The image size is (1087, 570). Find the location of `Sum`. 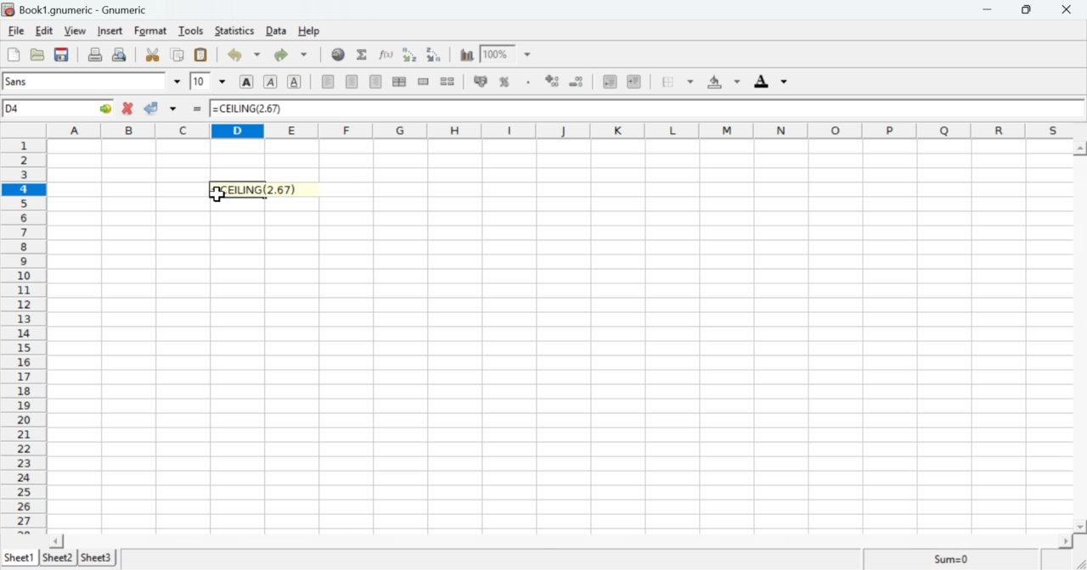

Sum is located at coordinates (363, 55).